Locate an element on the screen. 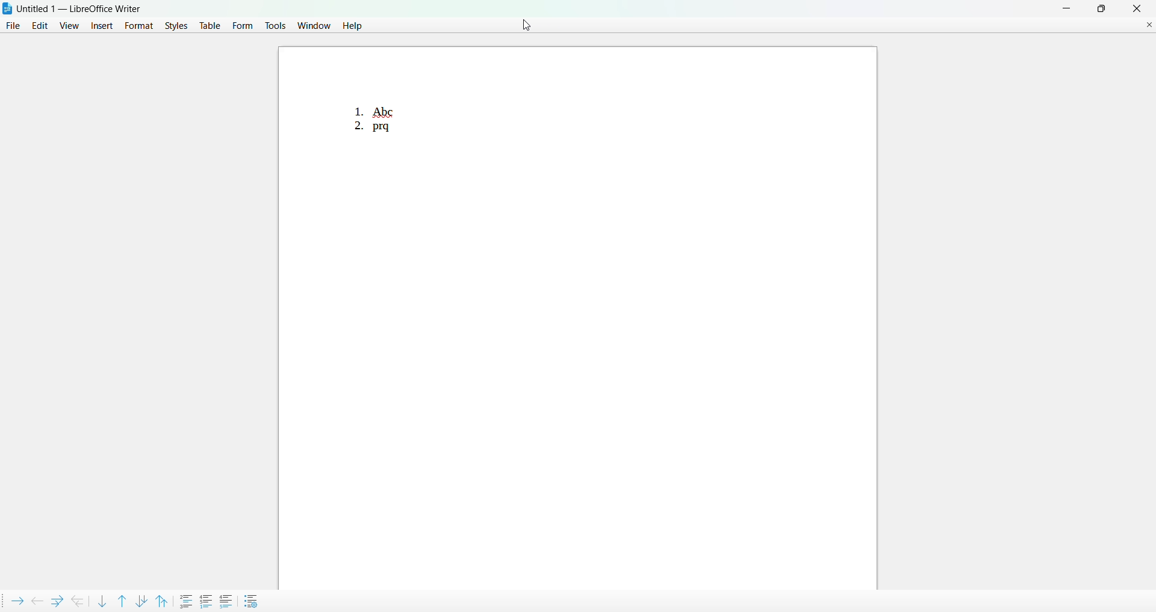 Image resolution: width=1156 pixels, height=612 pixels. form is located at coordinates (243, 25).